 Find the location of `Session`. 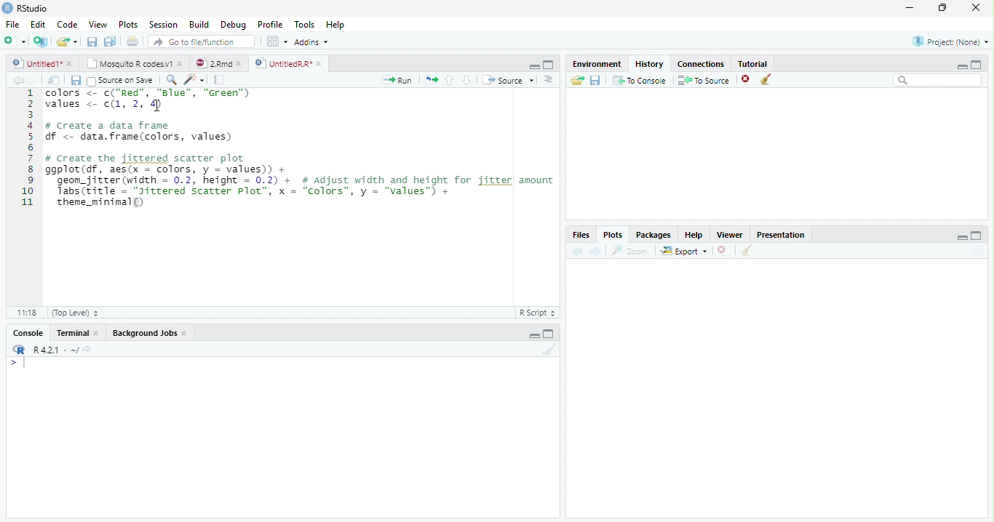

Session is located at coordinates (163, 24).